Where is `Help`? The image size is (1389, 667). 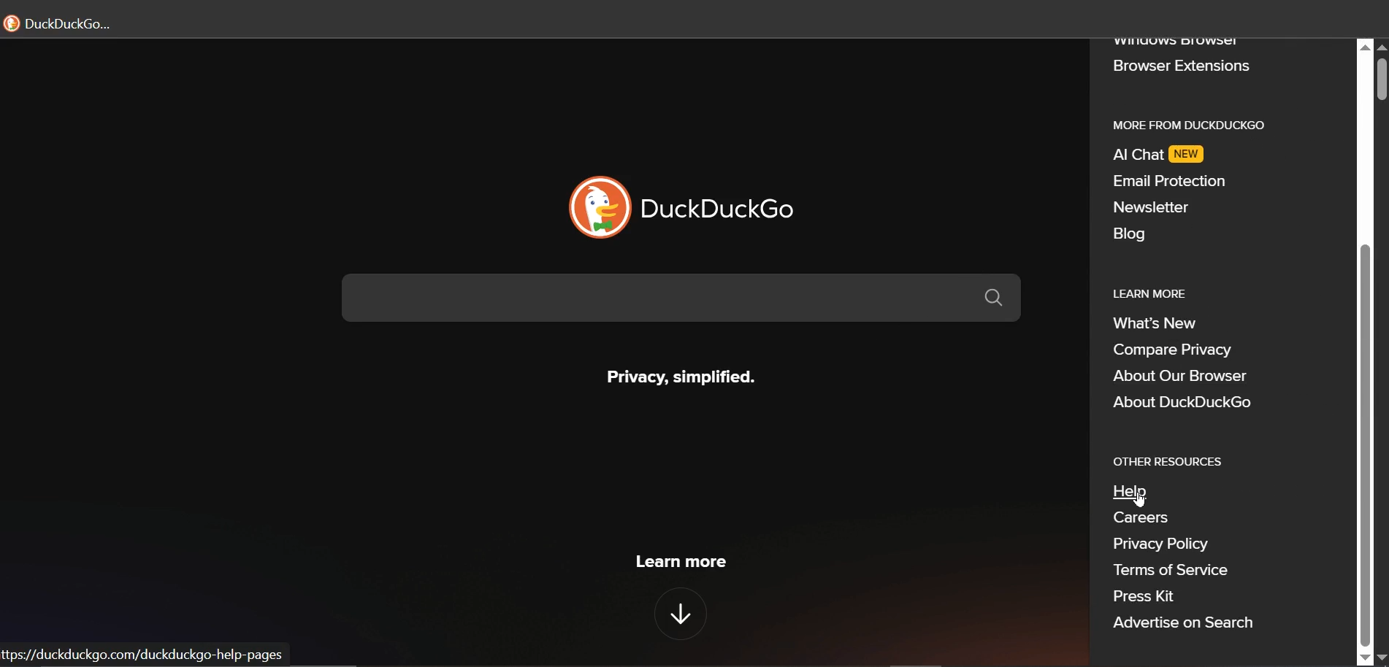
Help is located at coordinates (1138, 490).